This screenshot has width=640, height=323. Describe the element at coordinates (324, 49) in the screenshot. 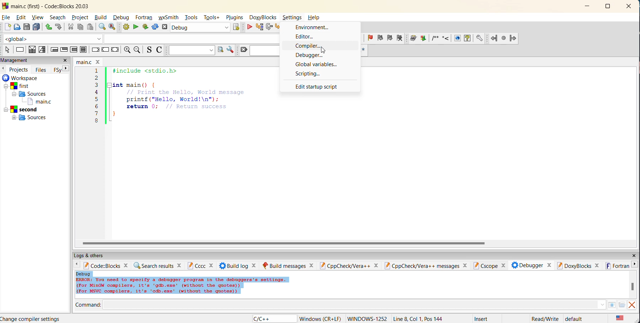

I see `Cursor` at that location.